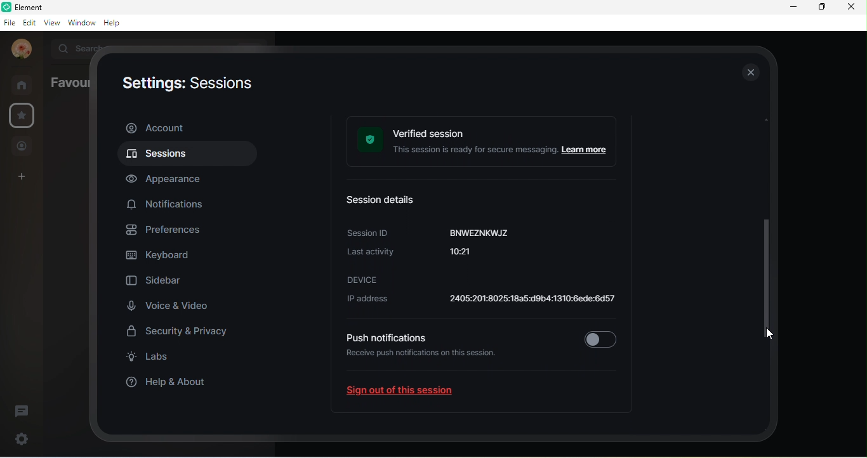 This screenshot has width=867, height=458. I want to click on view, so click(52, 22).